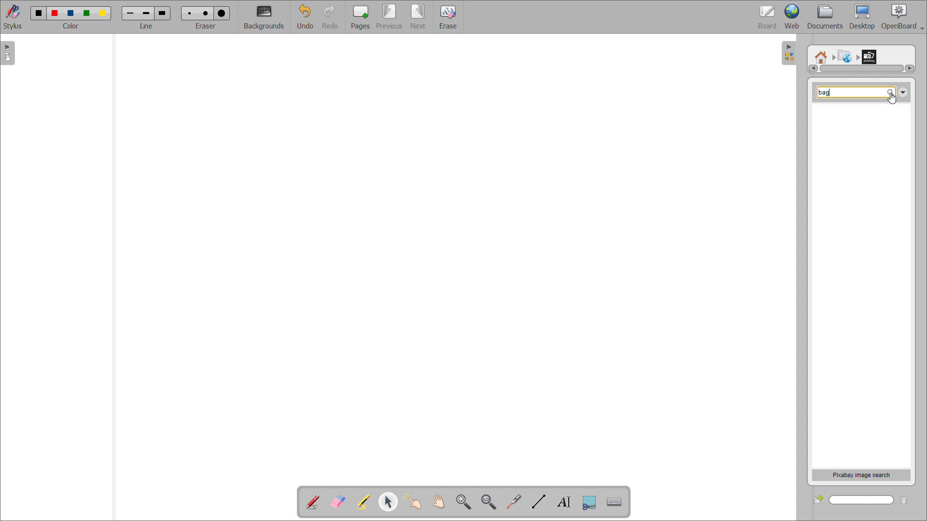 Image resolution: width=927 pixels, height=521 pixels. I want to click on pixabay image search, so click(861, 475).